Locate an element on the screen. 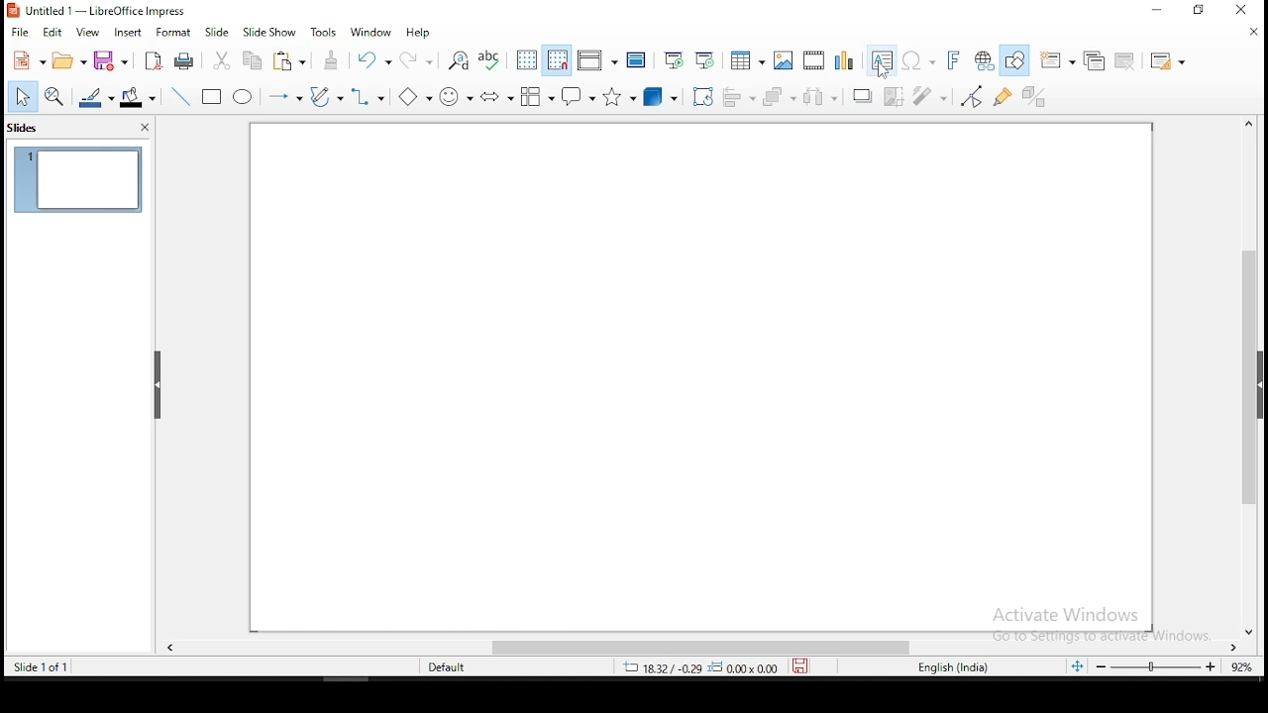  fill color is located at coordinates (140, 96).